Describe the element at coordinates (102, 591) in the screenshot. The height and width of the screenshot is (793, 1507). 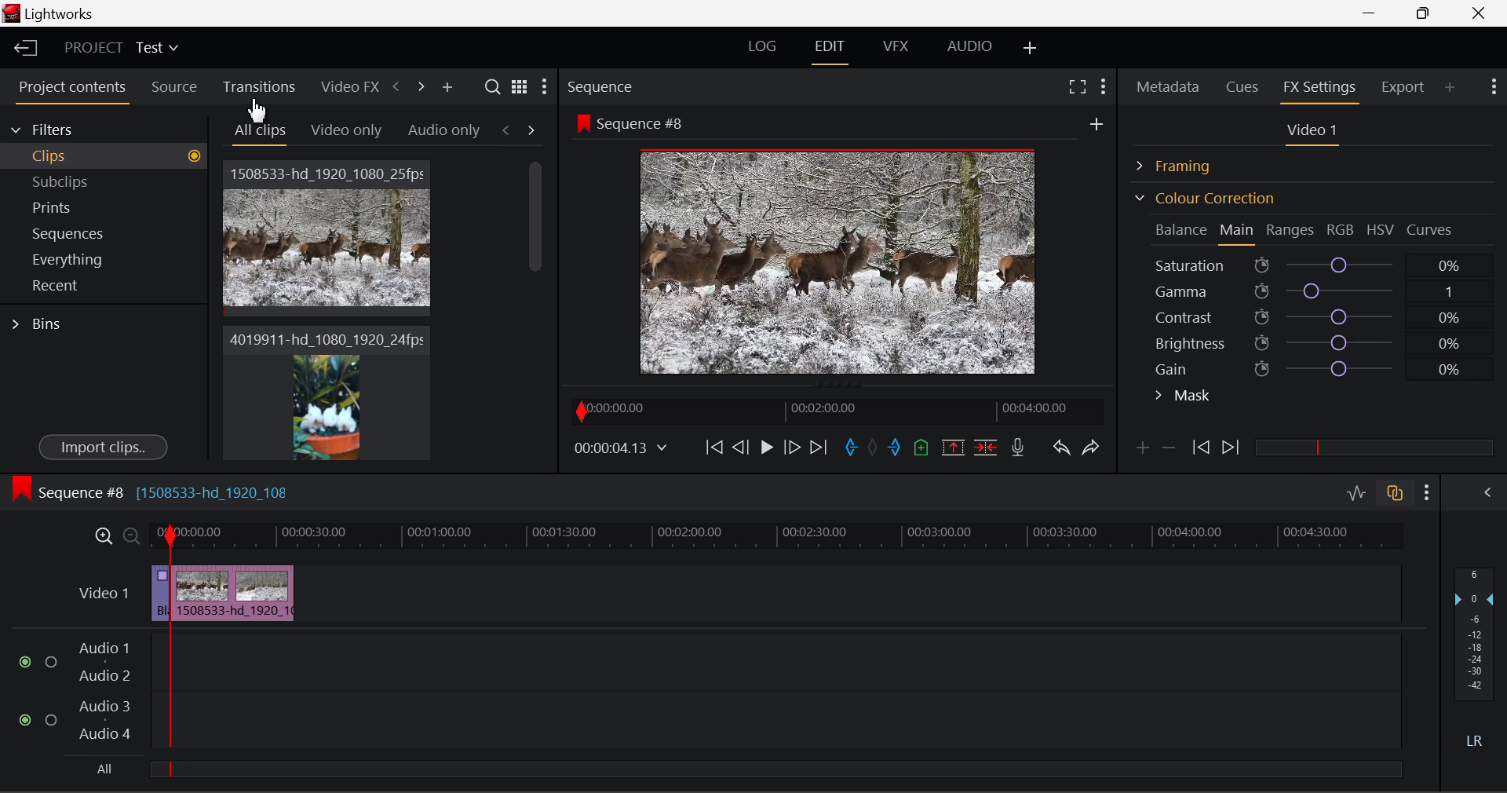
I see `Video 1` at that location.